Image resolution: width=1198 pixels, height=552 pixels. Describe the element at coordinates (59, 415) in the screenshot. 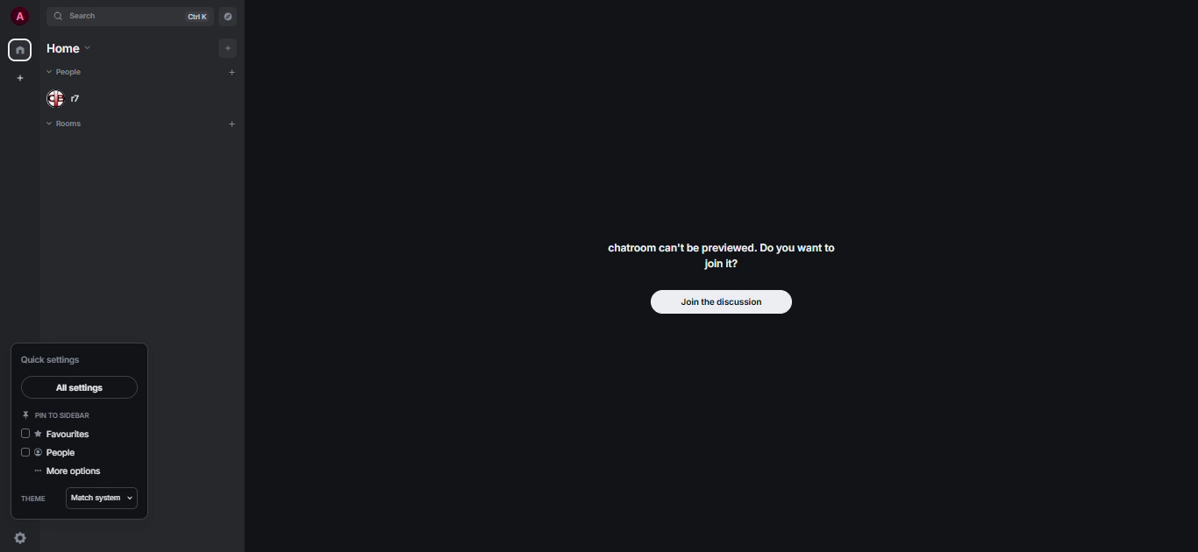

I see `pin to sidebar` at that location.